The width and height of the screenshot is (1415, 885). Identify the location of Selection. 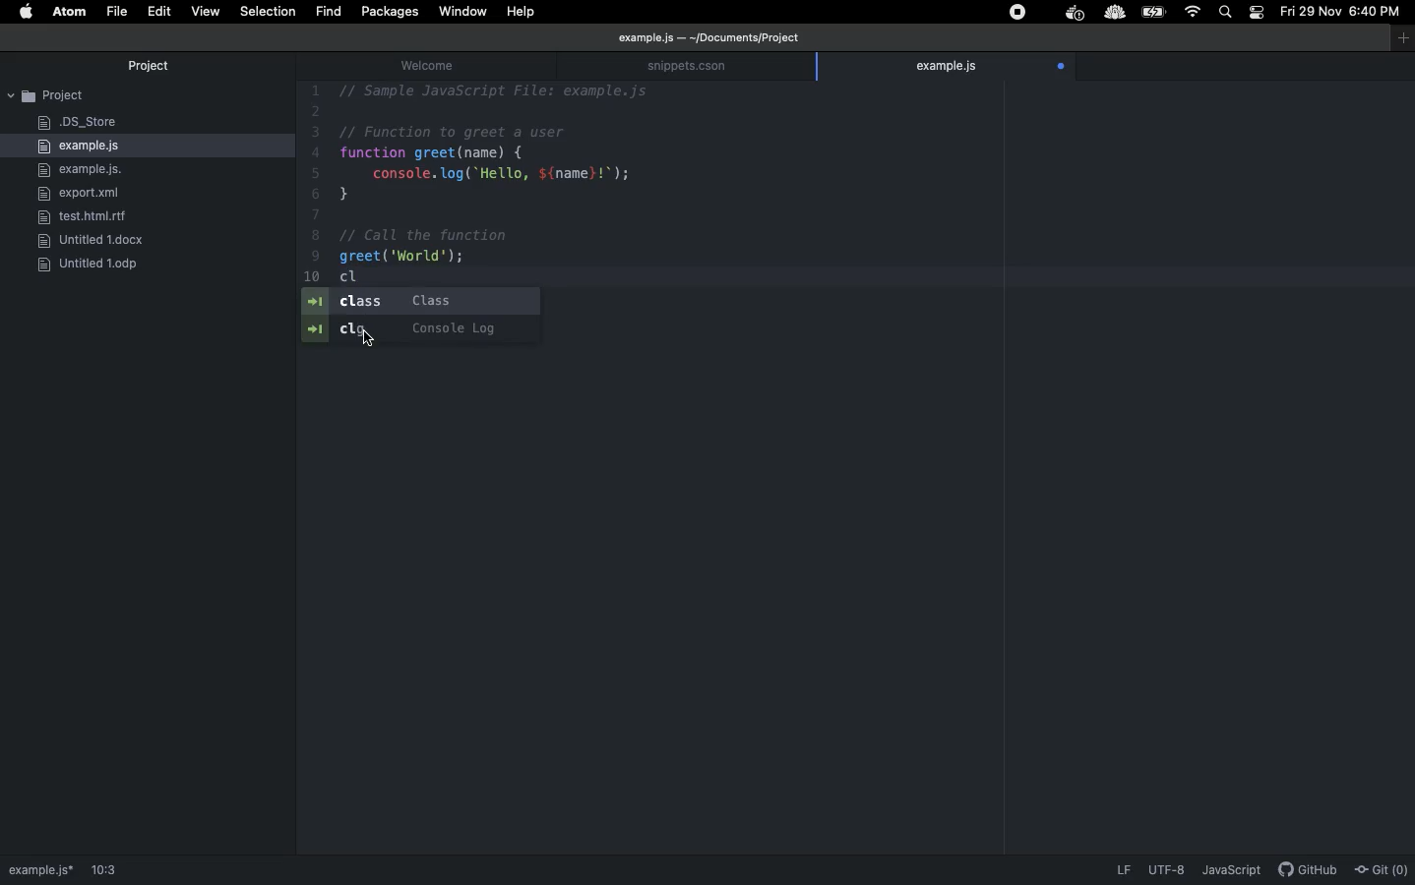
(271, 12).